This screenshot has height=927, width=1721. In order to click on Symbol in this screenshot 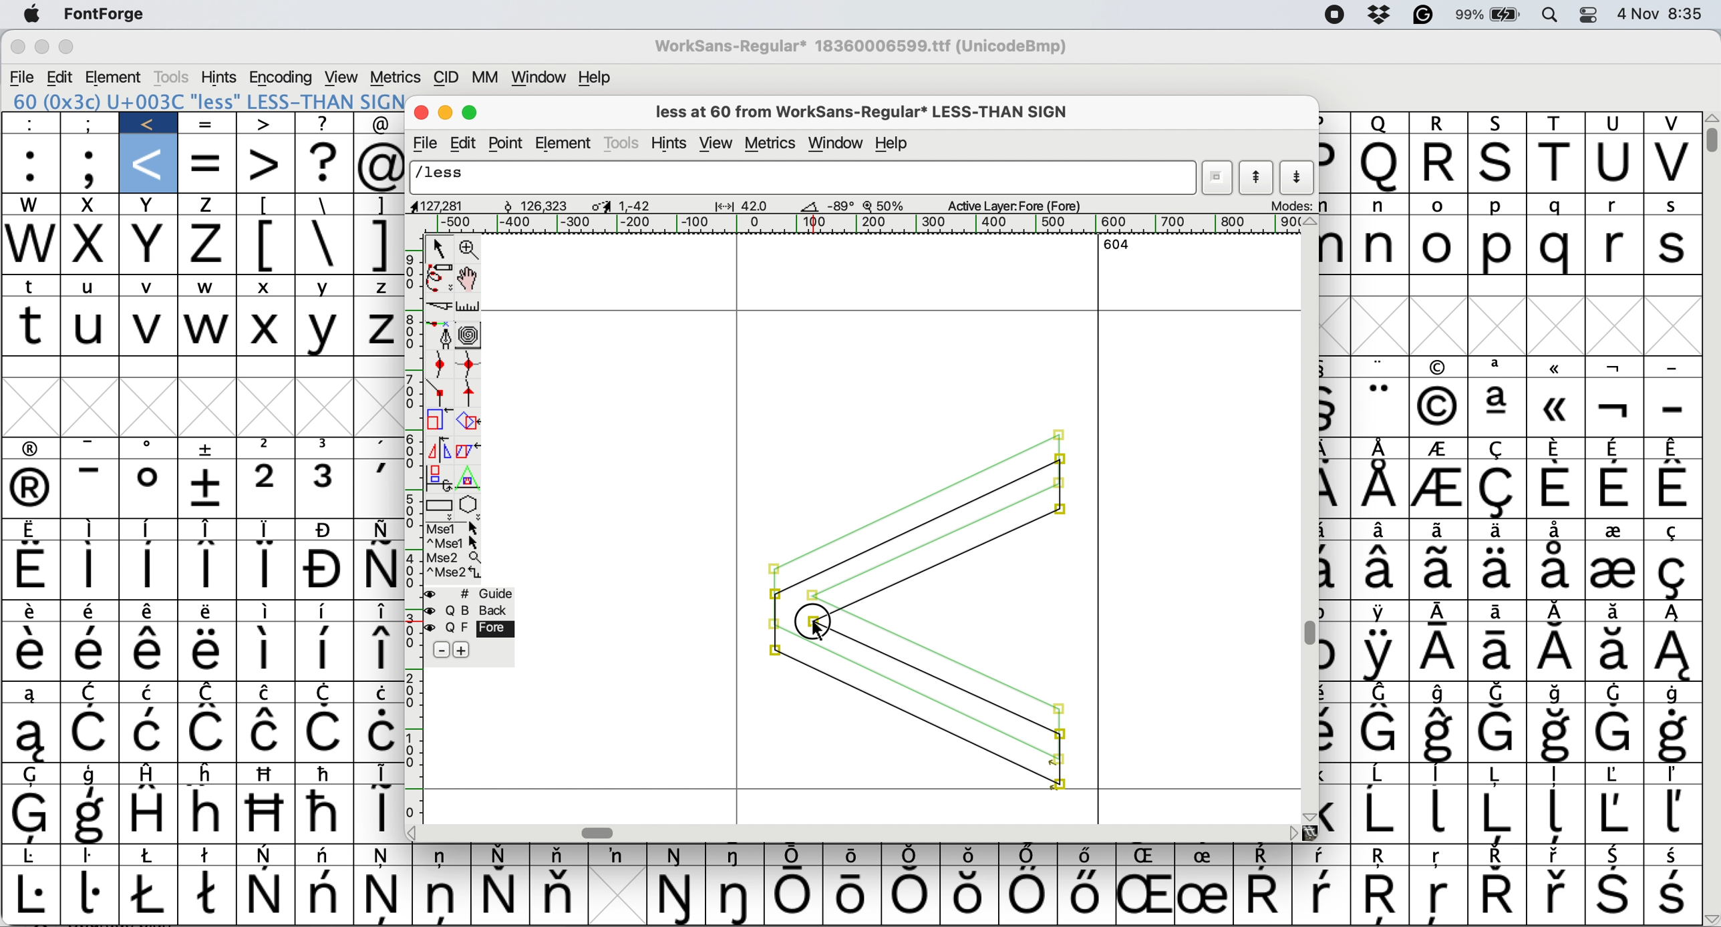, I will do `click(262, 653)`.